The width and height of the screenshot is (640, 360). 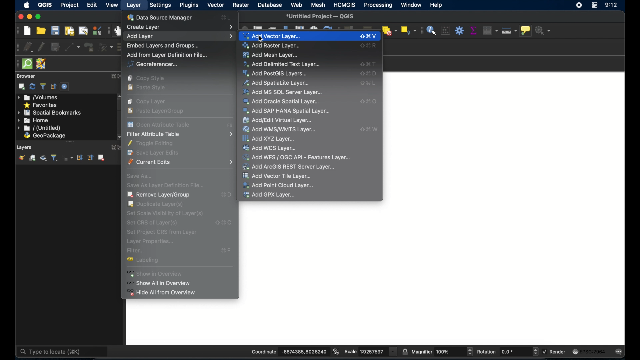 I want to click on current crs, so click(x=589, y=352).